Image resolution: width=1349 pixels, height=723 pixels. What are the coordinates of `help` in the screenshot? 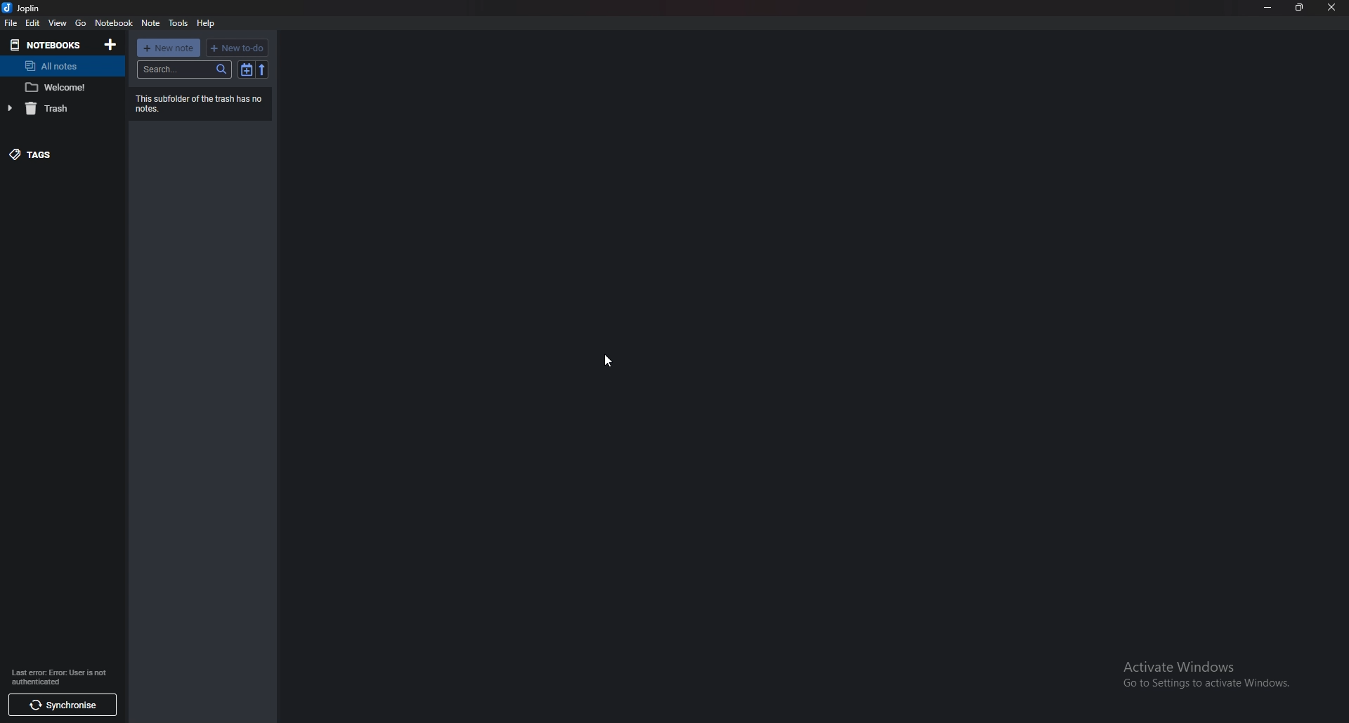 It's located at (205, 24).